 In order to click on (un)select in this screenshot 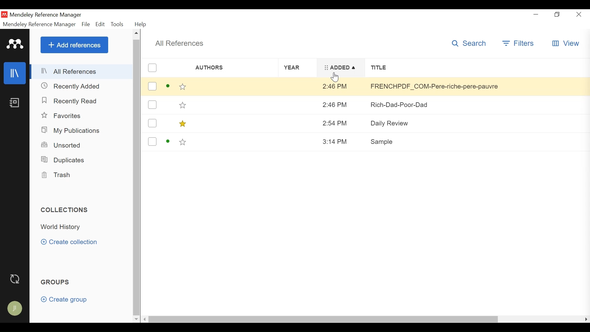, I will do `click(151, 86)`.